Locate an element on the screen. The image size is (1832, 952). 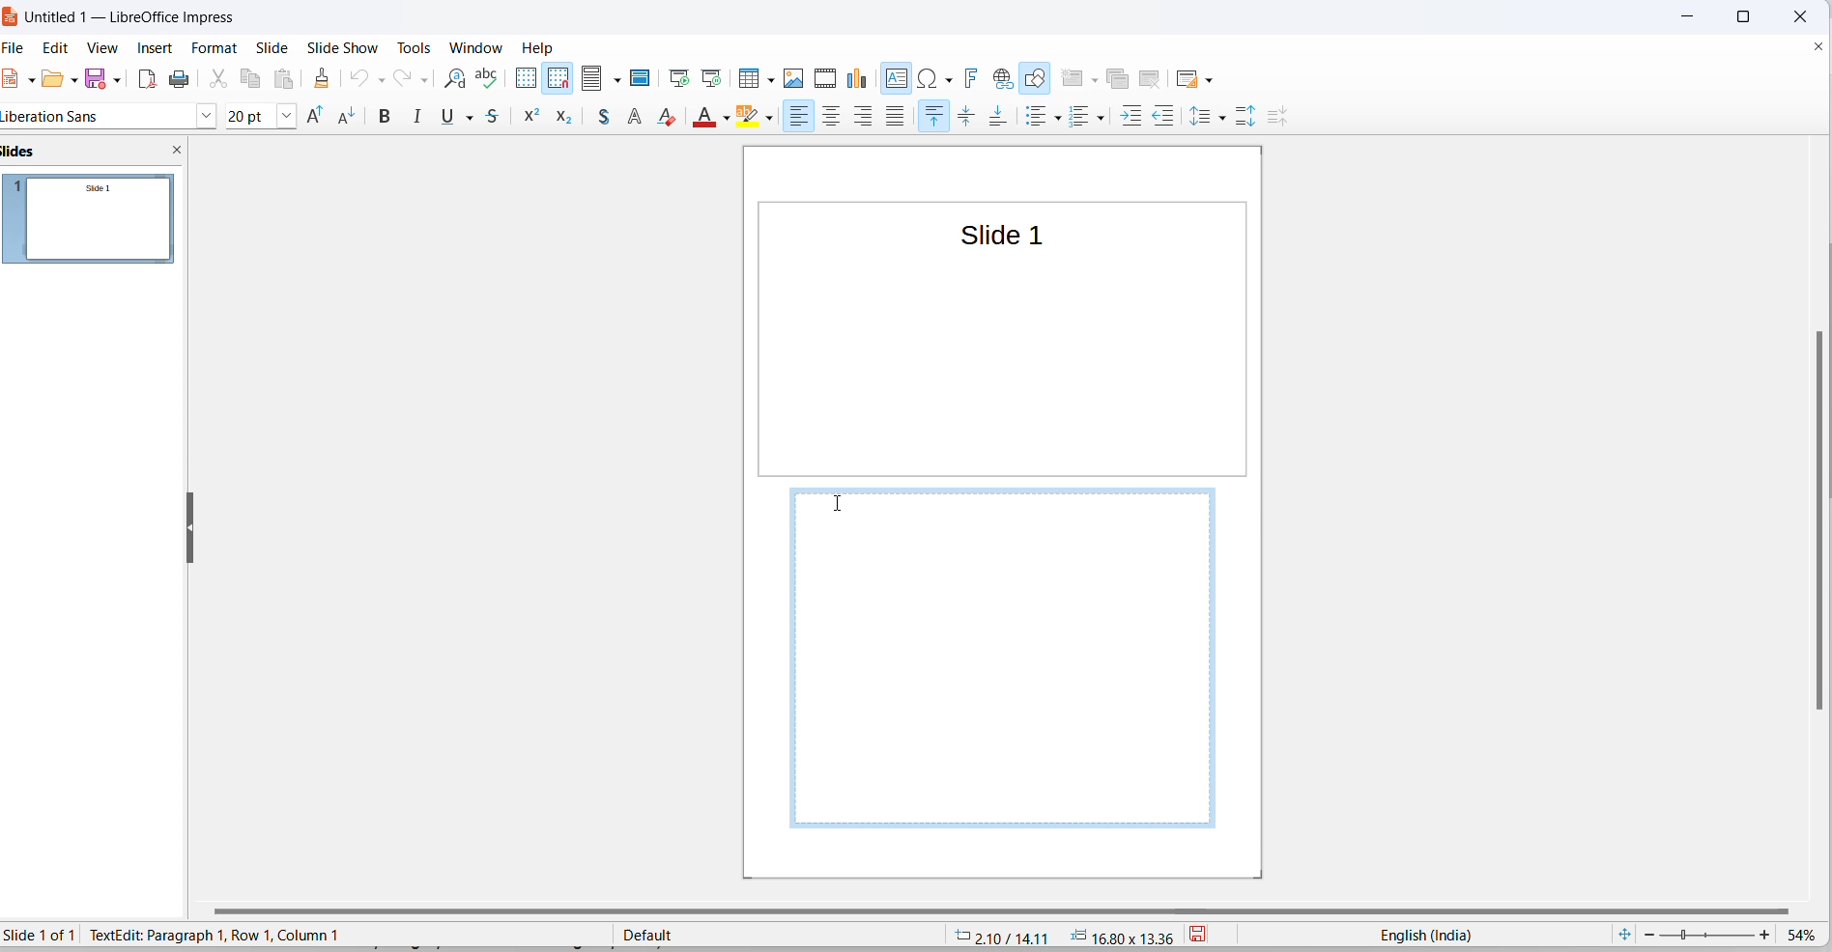
rectangle is located at coordinates (212, 116).